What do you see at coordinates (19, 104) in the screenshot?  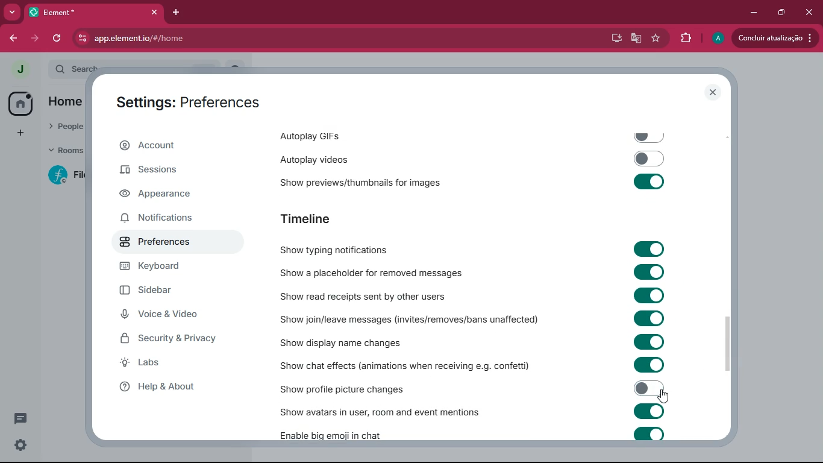 I see `home` at bounding box center [19, 104].